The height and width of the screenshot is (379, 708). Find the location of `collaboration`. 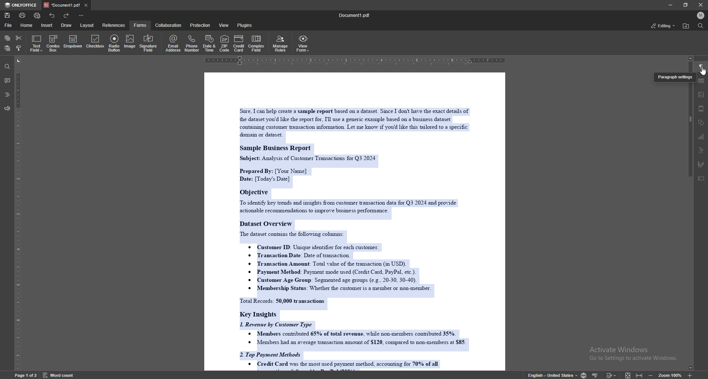

collaboration is located at coordinates (169, 25).